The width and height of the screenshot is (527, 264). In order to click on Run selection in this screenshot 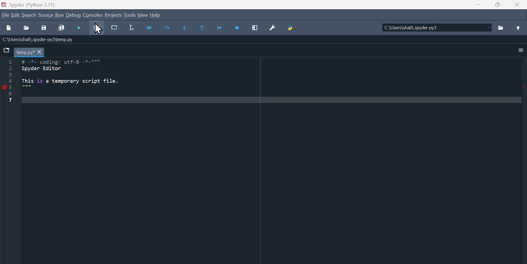, I will do `click(132, 28)`.